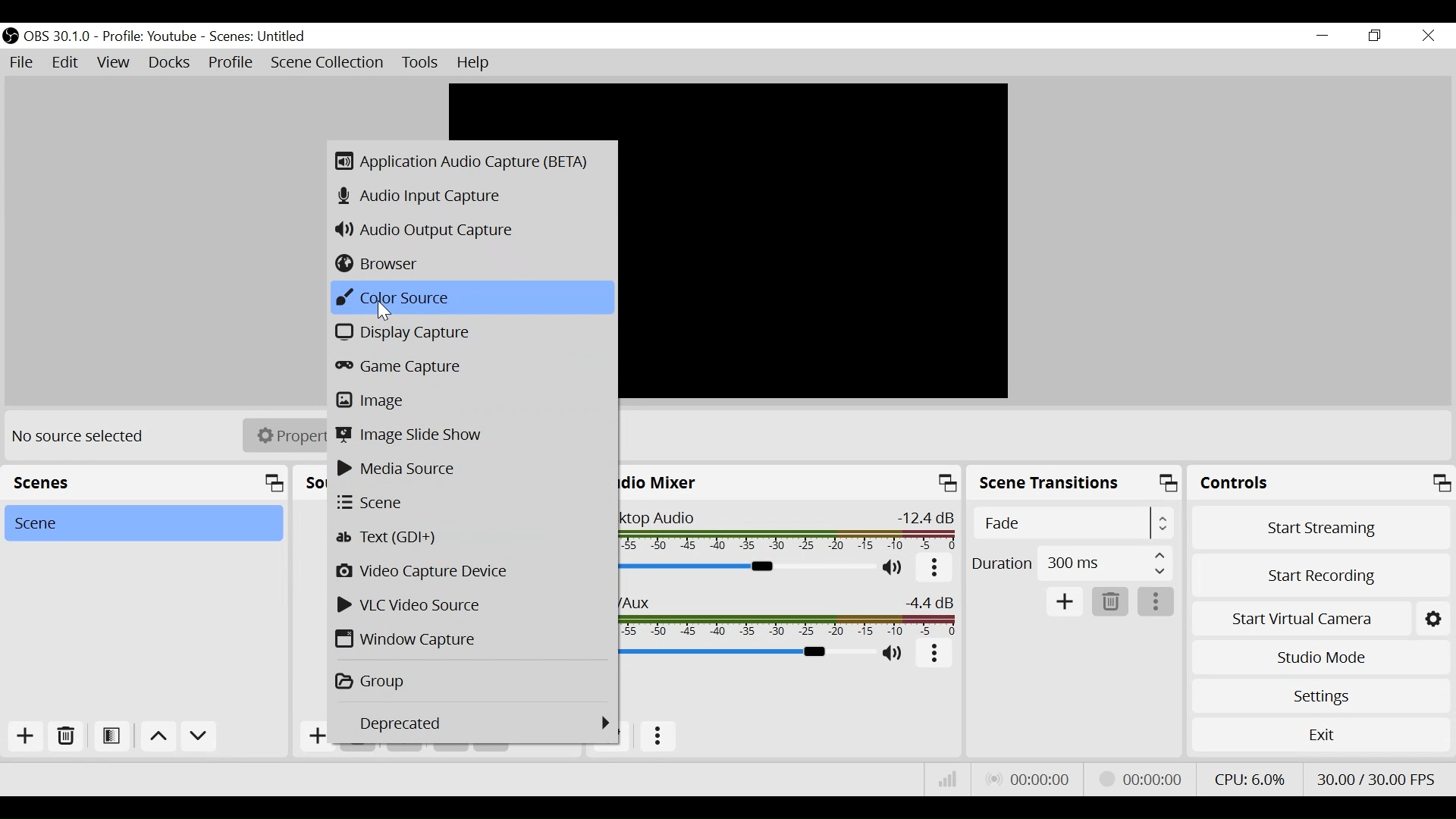 The image size is (1456, 819). What do you see at coordinates (895, 653) in the screenshot?
I see `(un)mute` at bounding box center [895, 653].